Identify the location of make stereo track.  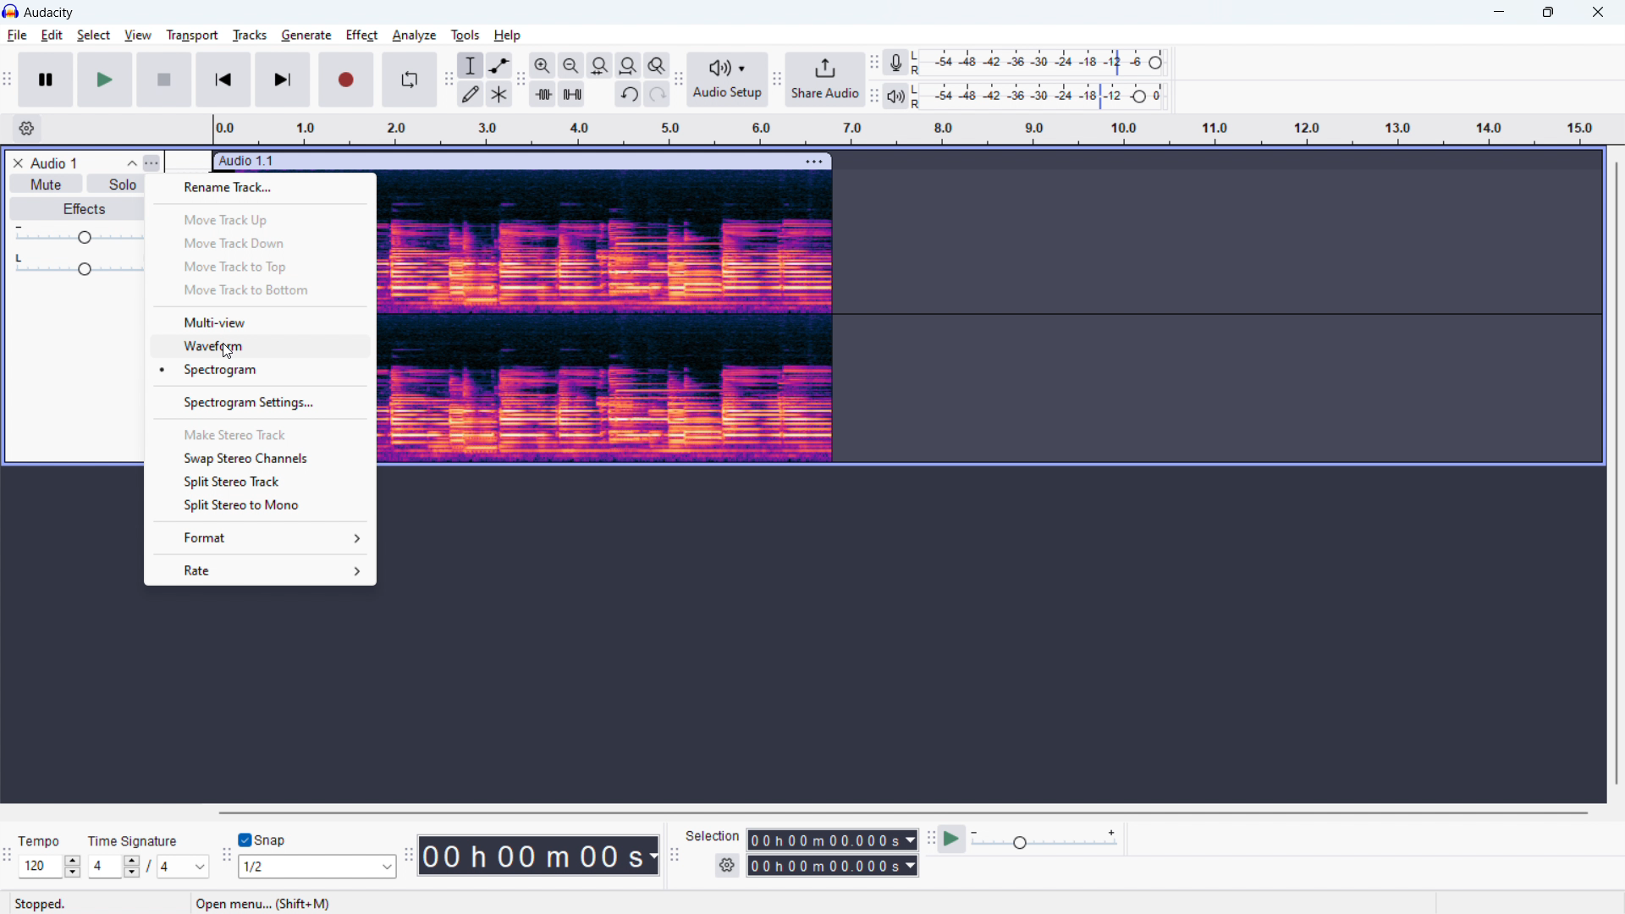
(262, 434).